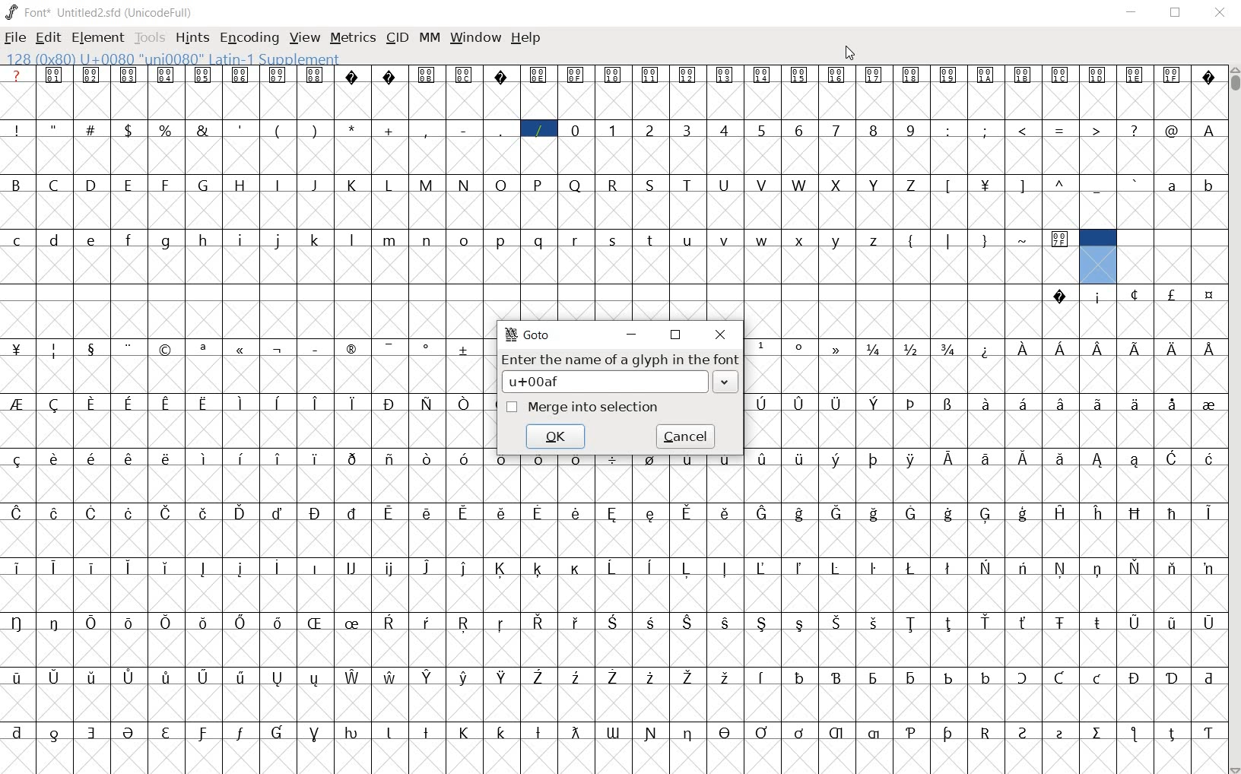 The width and height of the screenshot is (1241, 774). I want to click on Symbol, so click(874, 676).